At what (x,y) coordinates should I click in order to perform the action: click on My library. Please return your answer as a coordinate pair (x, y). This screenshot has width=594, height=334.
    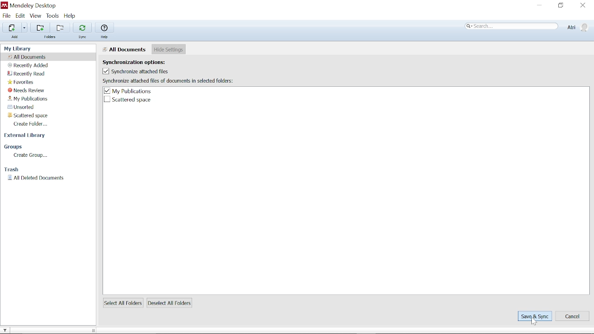
    Looking at the image, I should click on (19, 48).